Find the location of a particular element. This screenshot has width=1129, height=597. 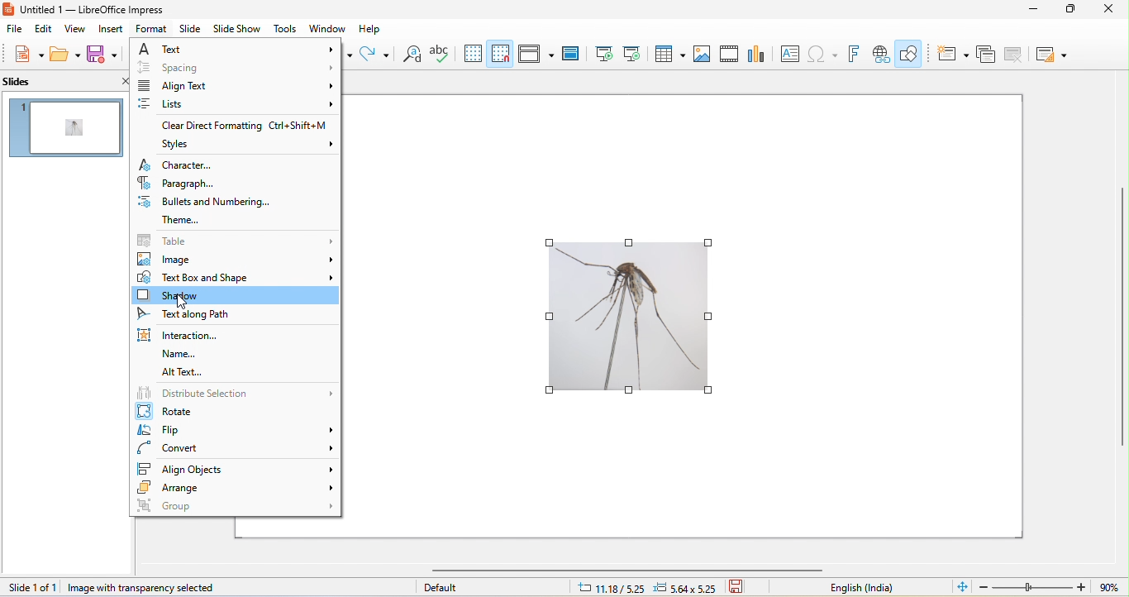

find and replace is located at coordinates (412, 53).